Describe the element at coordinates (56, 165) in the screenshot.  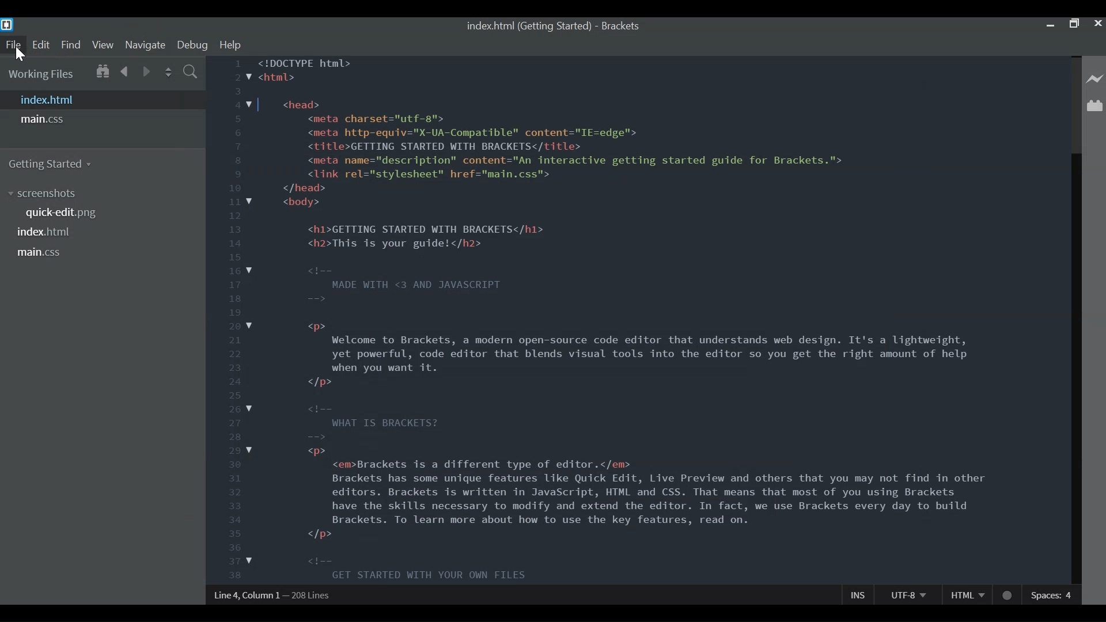
I see `Getting Started` at that location.